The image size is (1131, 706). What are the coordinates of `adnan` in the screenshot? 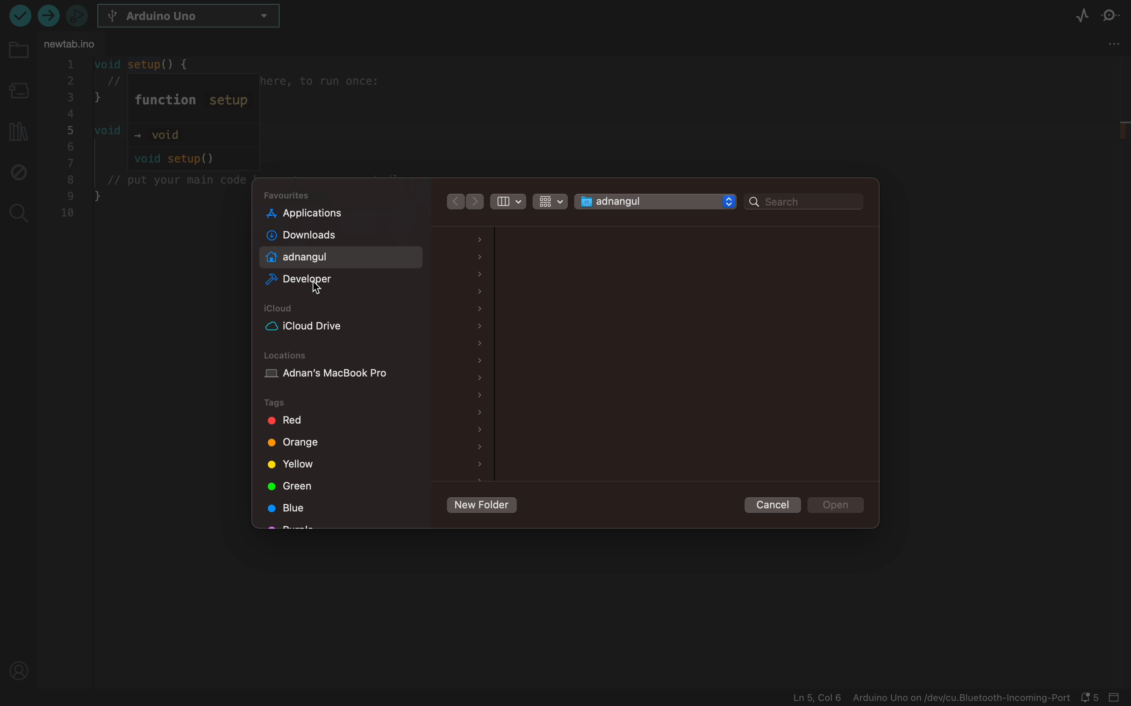 It's located at (325, 257).